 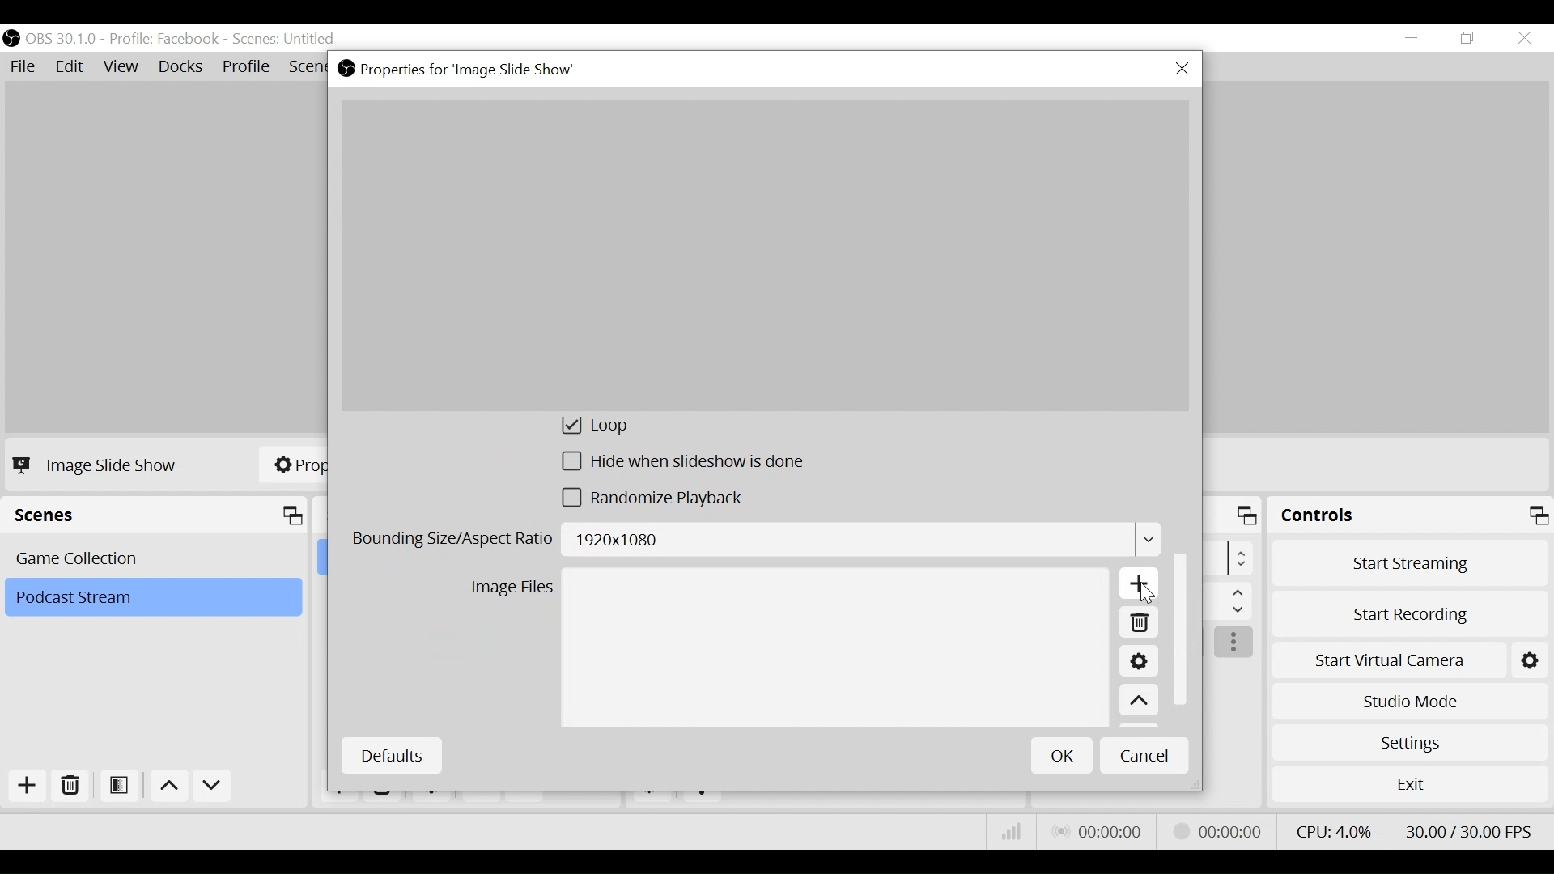 I want to click on Close, so click(x=1523, y=39).